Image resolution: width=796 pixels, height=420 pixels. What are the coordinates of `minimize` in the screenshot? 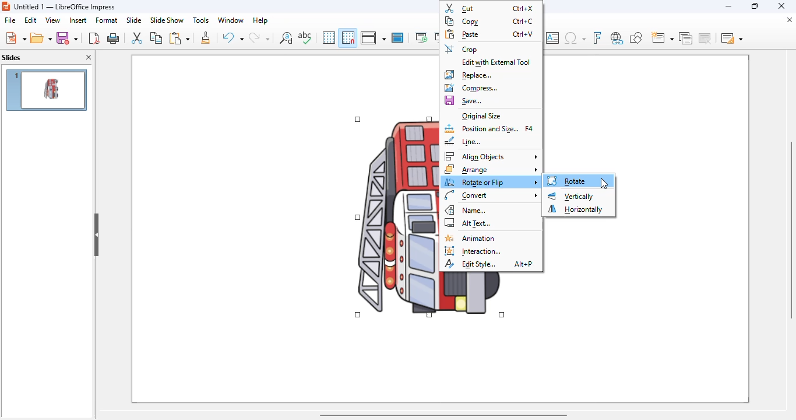 It's located at (729, 6).